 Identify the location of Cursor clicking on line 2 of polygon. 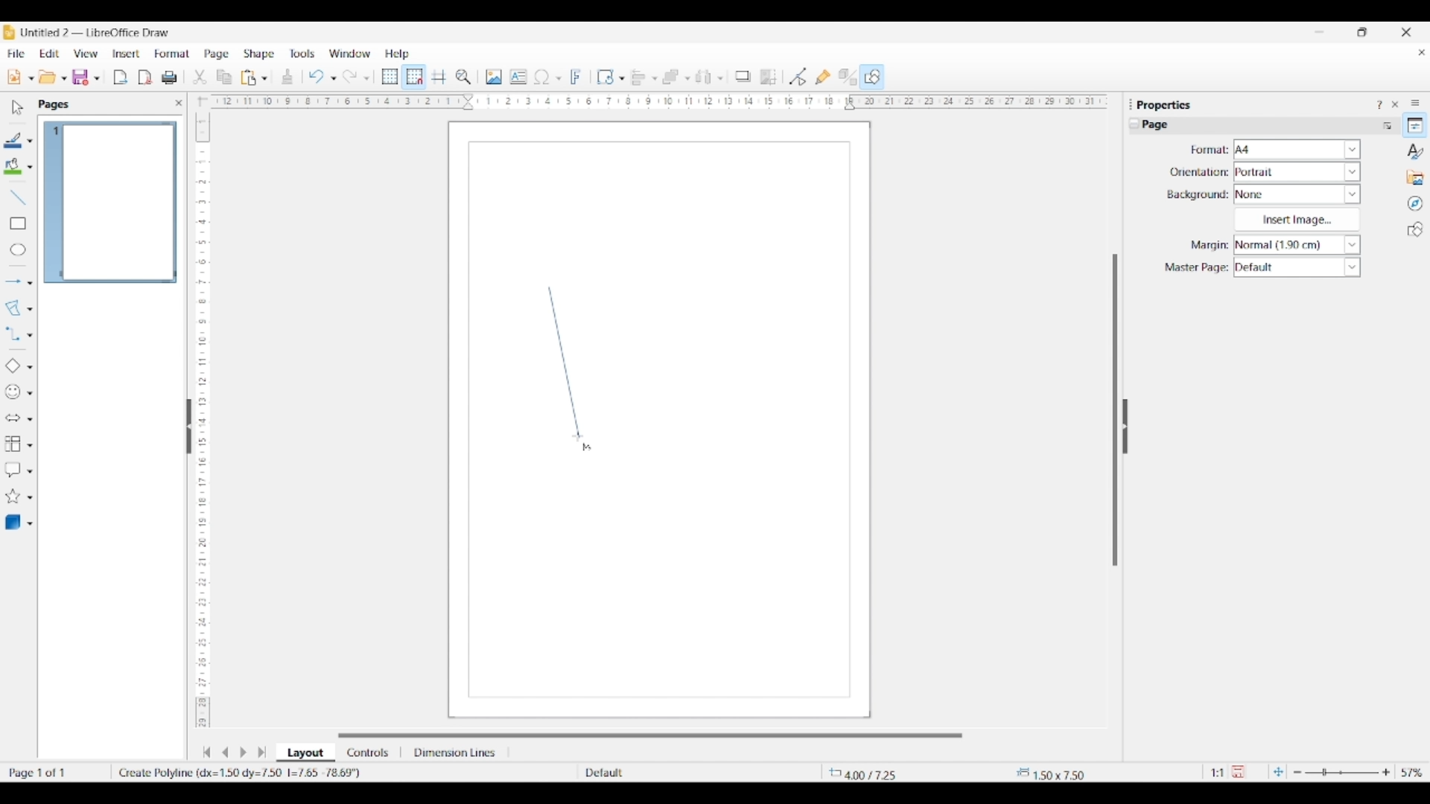
(578, 437).